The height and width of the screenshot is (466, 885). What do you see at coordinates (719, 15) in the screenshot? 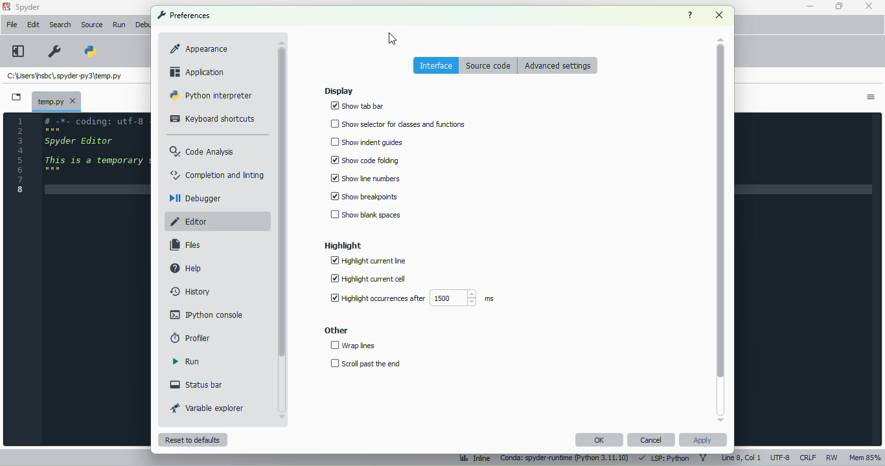
I see `close` at bounding box center [719, 15].